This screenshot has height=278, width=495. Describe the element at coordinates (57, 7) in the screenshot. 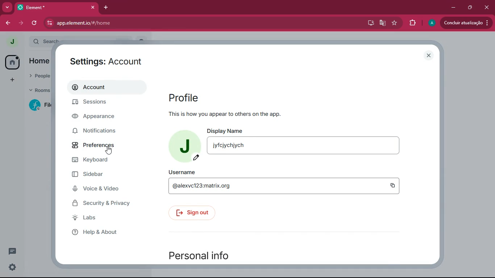

I see `tab` at that location.